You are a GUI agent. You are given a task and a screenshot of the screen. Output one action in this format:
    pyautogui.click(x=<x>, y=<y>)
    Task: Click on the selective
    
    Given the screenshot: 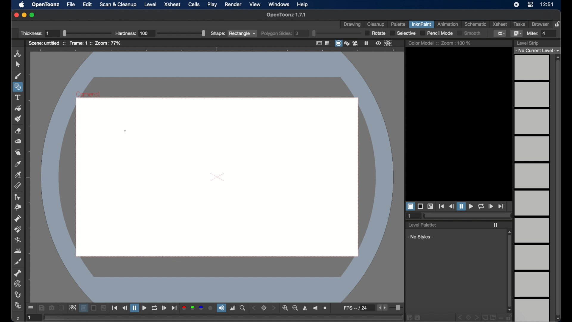 What is the action you would take?
    pyautogui.click(x=403, y=34)
    